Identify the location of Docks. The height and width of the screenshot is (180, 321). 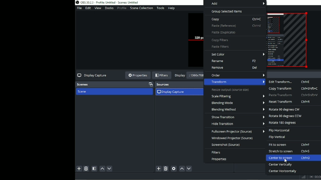
(109, 8).